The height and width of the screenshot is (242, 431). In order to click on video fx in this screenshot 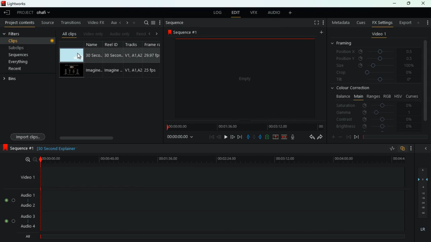, I will do `click(95, 23)`.